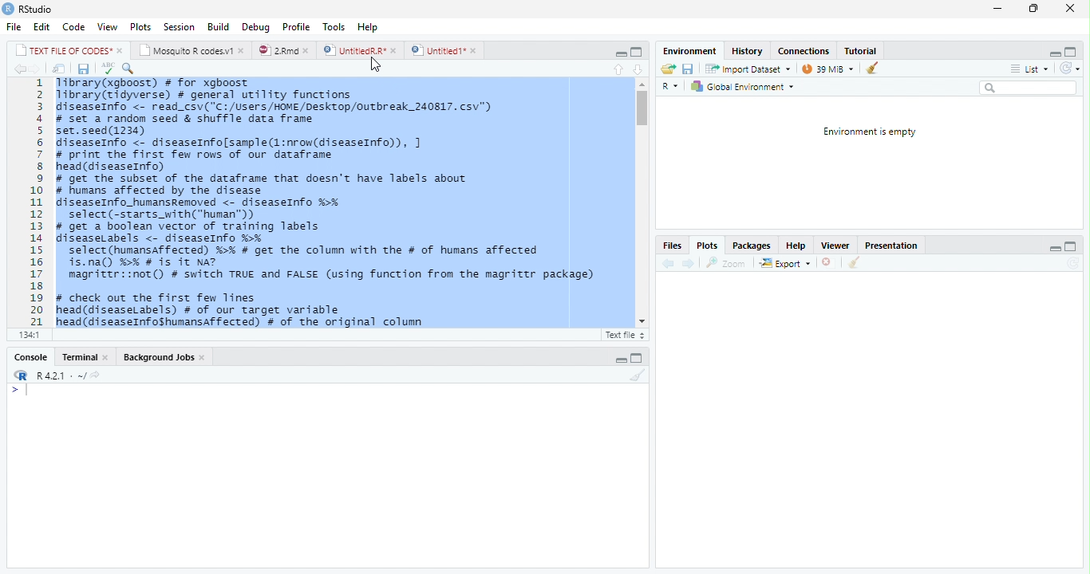 Image resolution: width=1090 pixels, height=574 pixels. I want to click on Next, so click(39, 69).